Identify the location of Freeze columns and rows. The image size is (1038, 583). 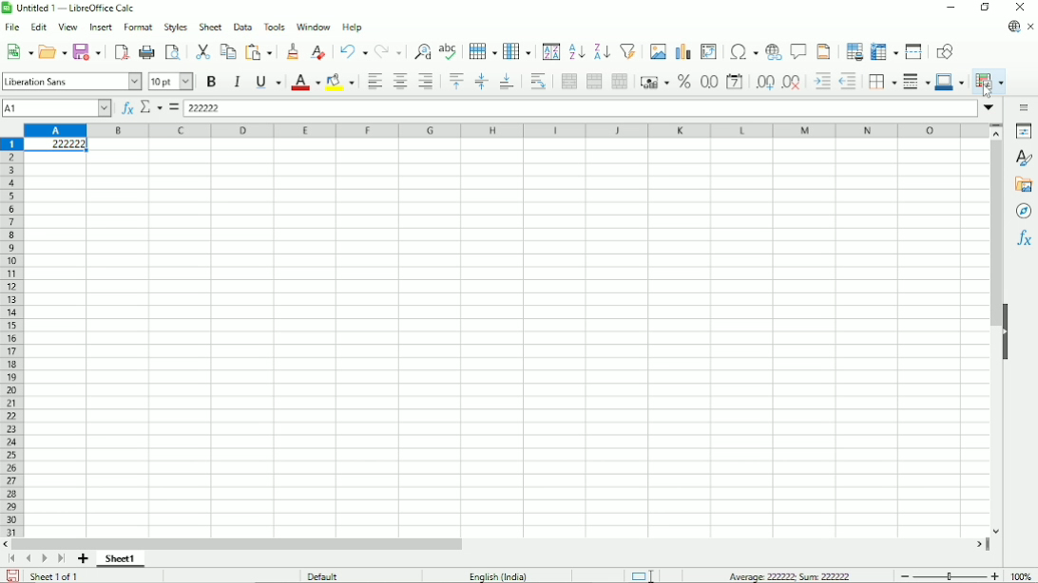
(885, 50).